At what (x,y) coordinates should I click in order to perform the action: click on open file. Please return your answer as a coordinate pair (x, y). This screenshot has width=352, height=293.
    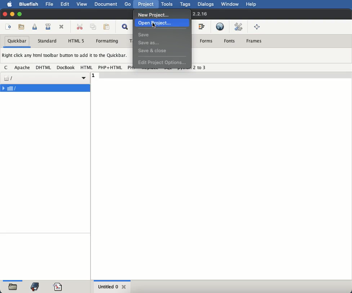
    Looking at the image, I should click on (22, 27).